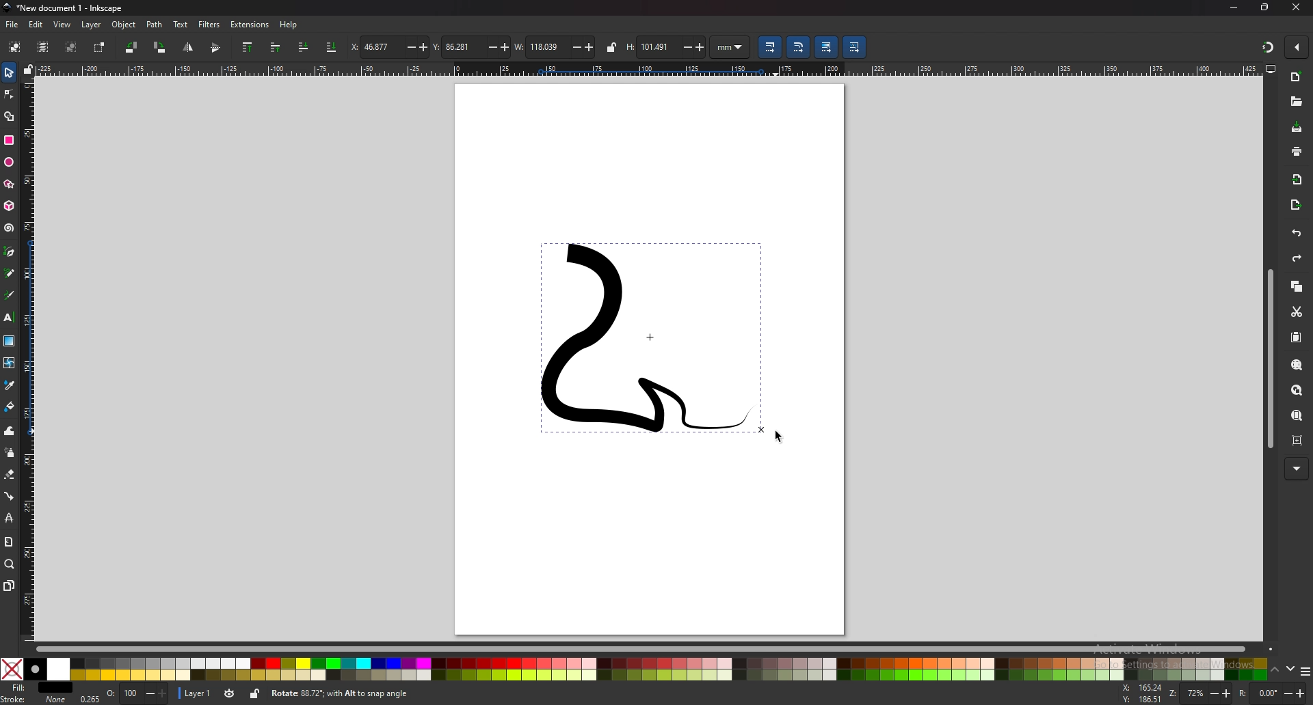 Image resolution: width=1313 pixels, height=705 pixels. Describe the element at coordinates (181, 25) in the screenshot. I see `text` at that location.